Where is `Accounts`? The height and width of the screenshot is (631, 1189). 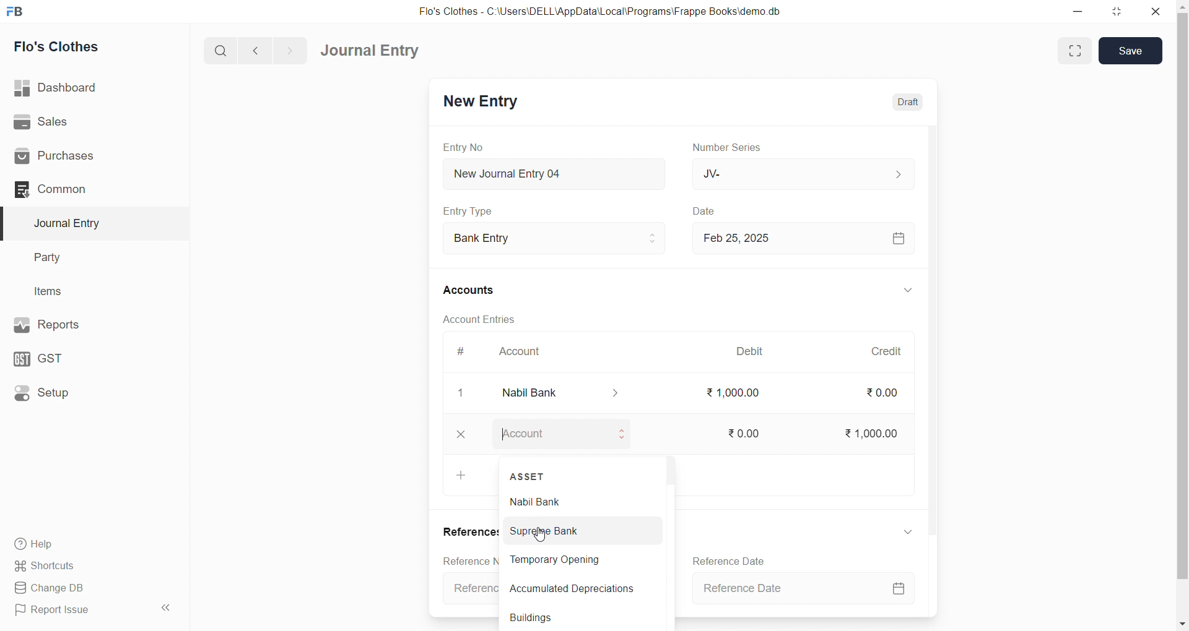 Accounts is located at coordinates (483, 289).